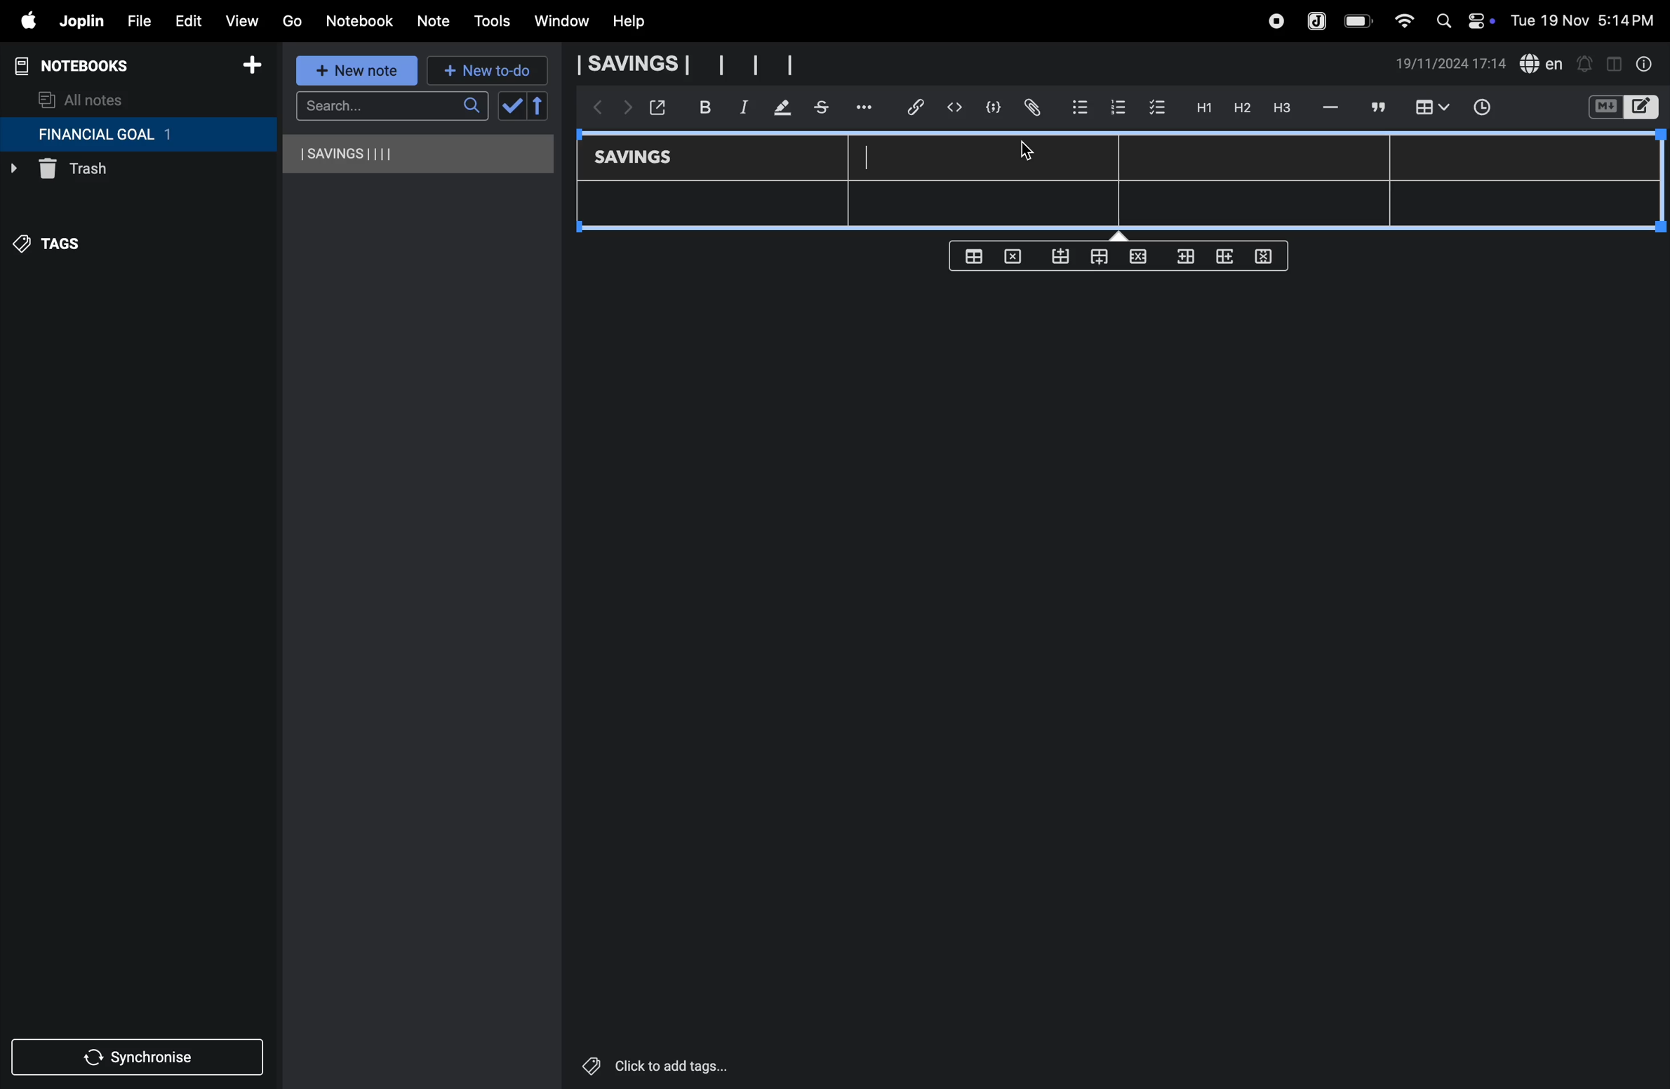 The height and width of the screenshot is (1089, 1670). What do you see at coordinates (697, 107) in the screenshot?
I see `bold` at bounding box center [697, 107].